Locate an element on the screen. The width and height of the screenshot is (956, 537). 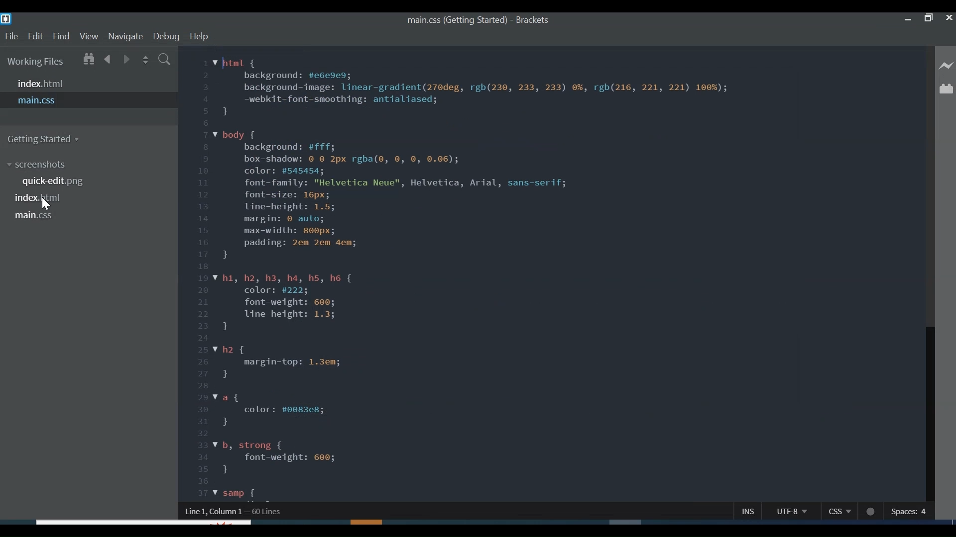
Find In Files is located at coordinates (166, 60).